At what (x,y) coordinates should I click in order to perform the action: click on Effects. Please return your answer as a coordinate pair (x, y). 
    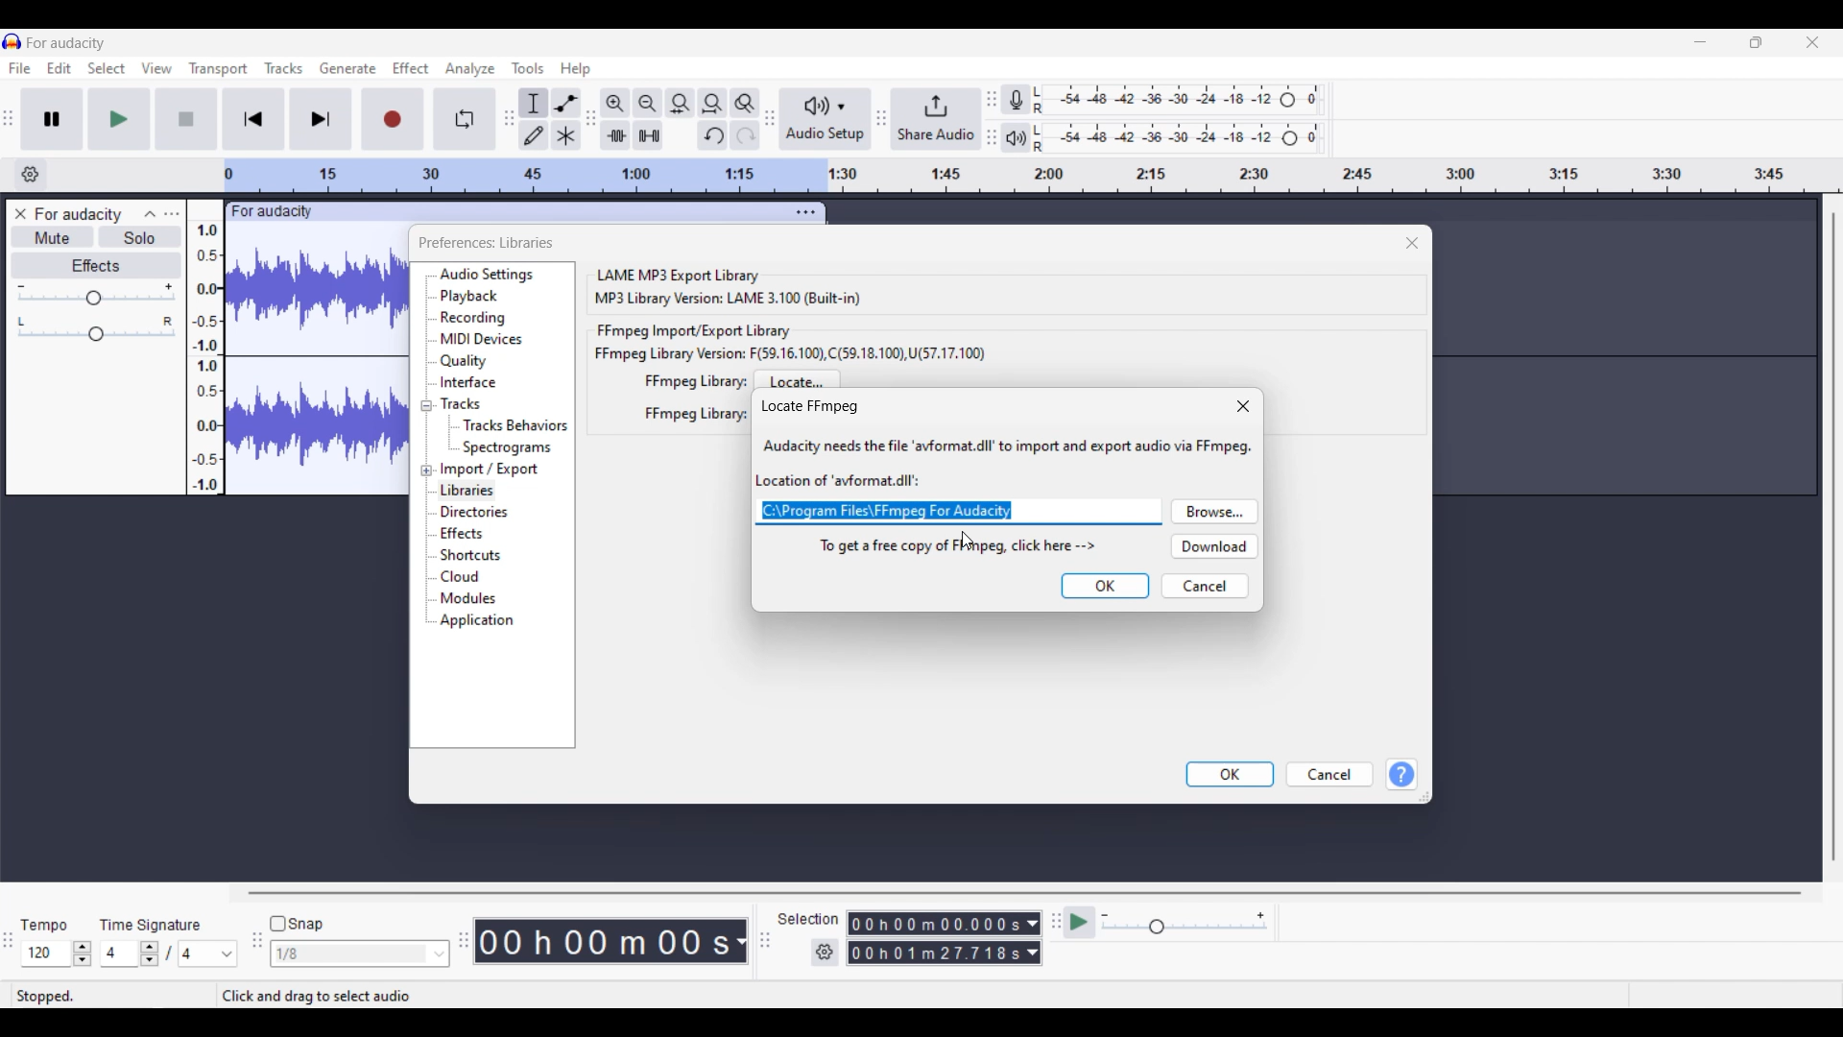
    Looking at the image, I should click on (463, 534).